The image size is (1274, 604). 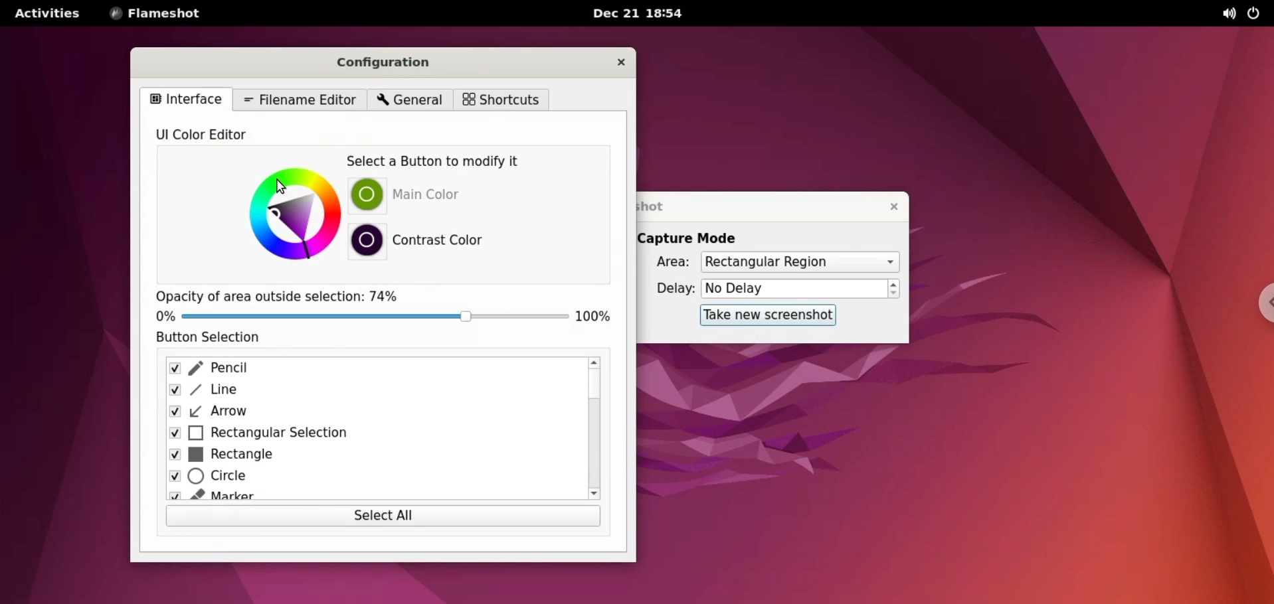 What do you see at coordinates (592, 430) in the screenshot?
I see `scroll bar` at bounding box center [592, 430].